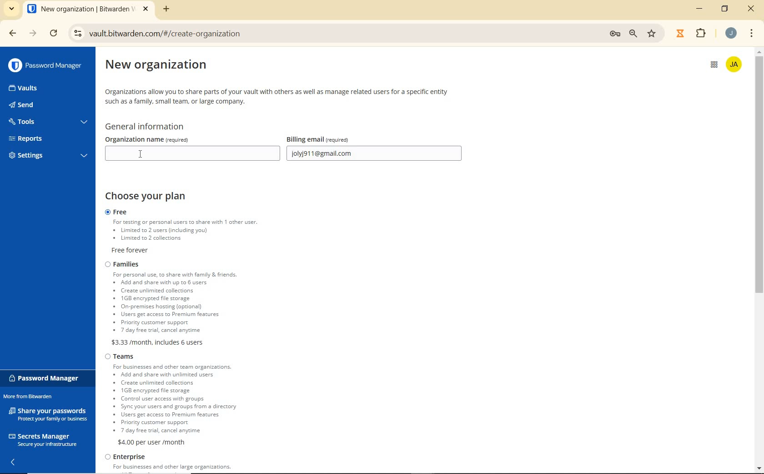 Image resolution: width=764 pixels, height=474 pixels. Describe the element at coordinates (46, 157) in the screenshot. I see `settings` at that location.